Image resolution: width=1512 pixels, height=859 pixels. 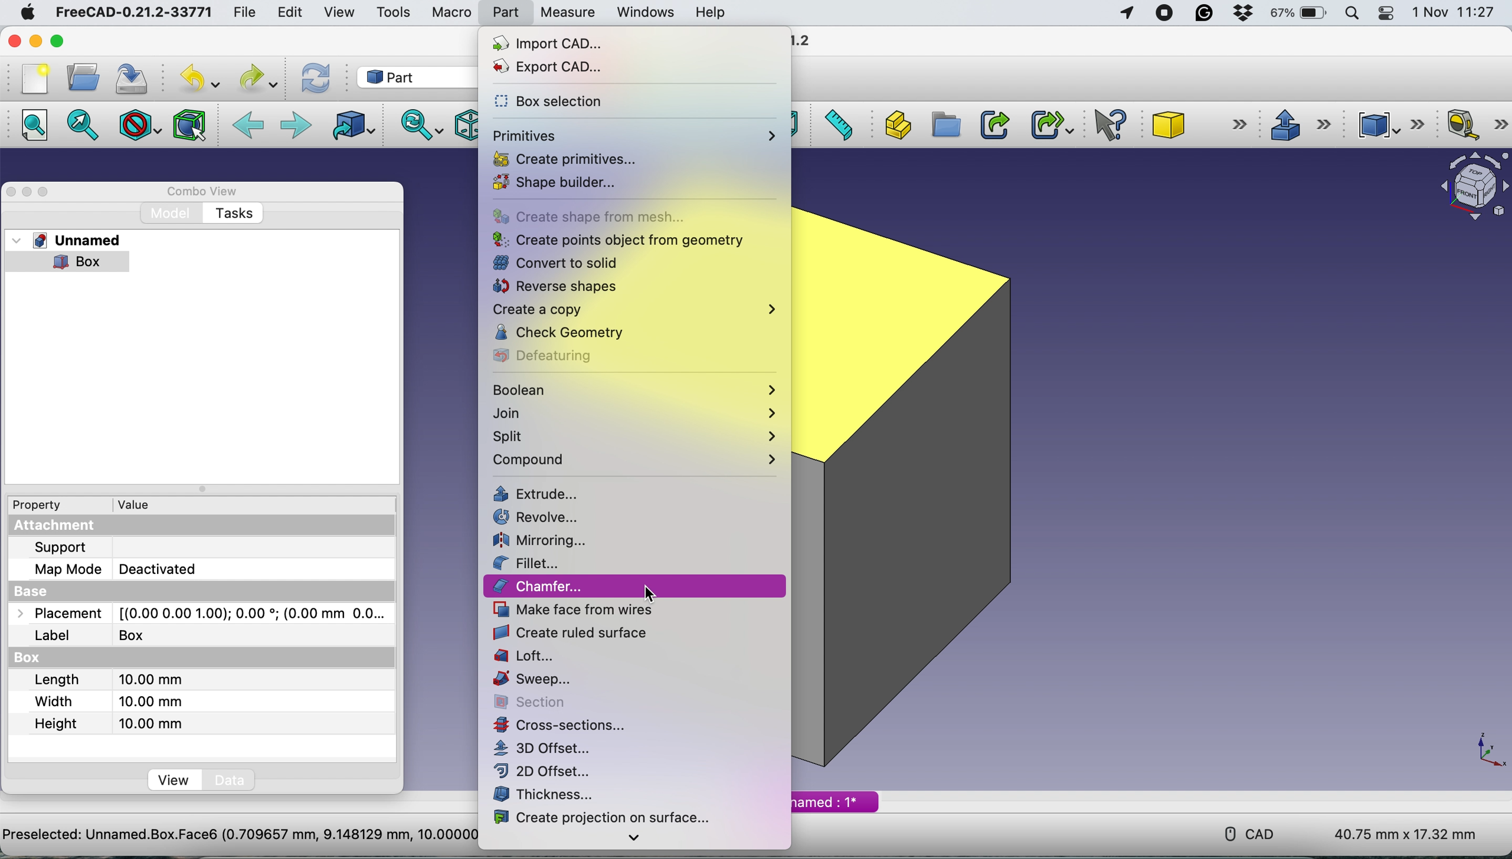 What do you see at coordinates (172, 780) in the screenshot?
I see `view` at bounding box center [172, 780].